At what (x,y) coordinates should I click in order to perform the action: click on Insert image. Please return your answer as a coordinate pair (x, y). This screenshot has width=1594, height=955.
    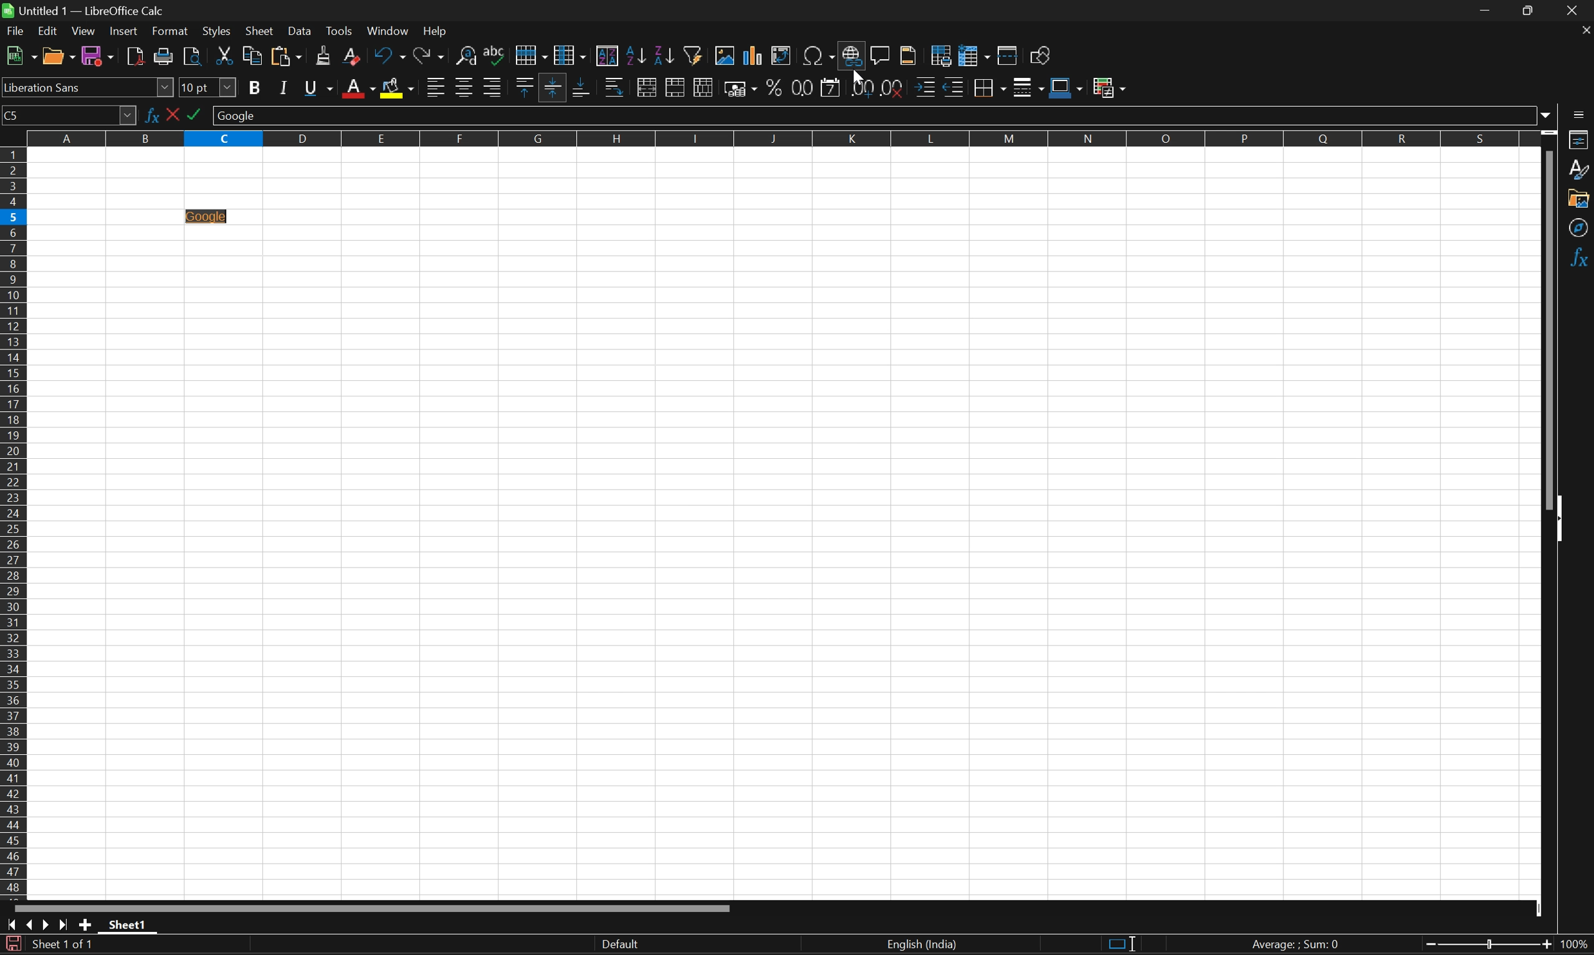
    Looking at the image, I should click on (726, 54).